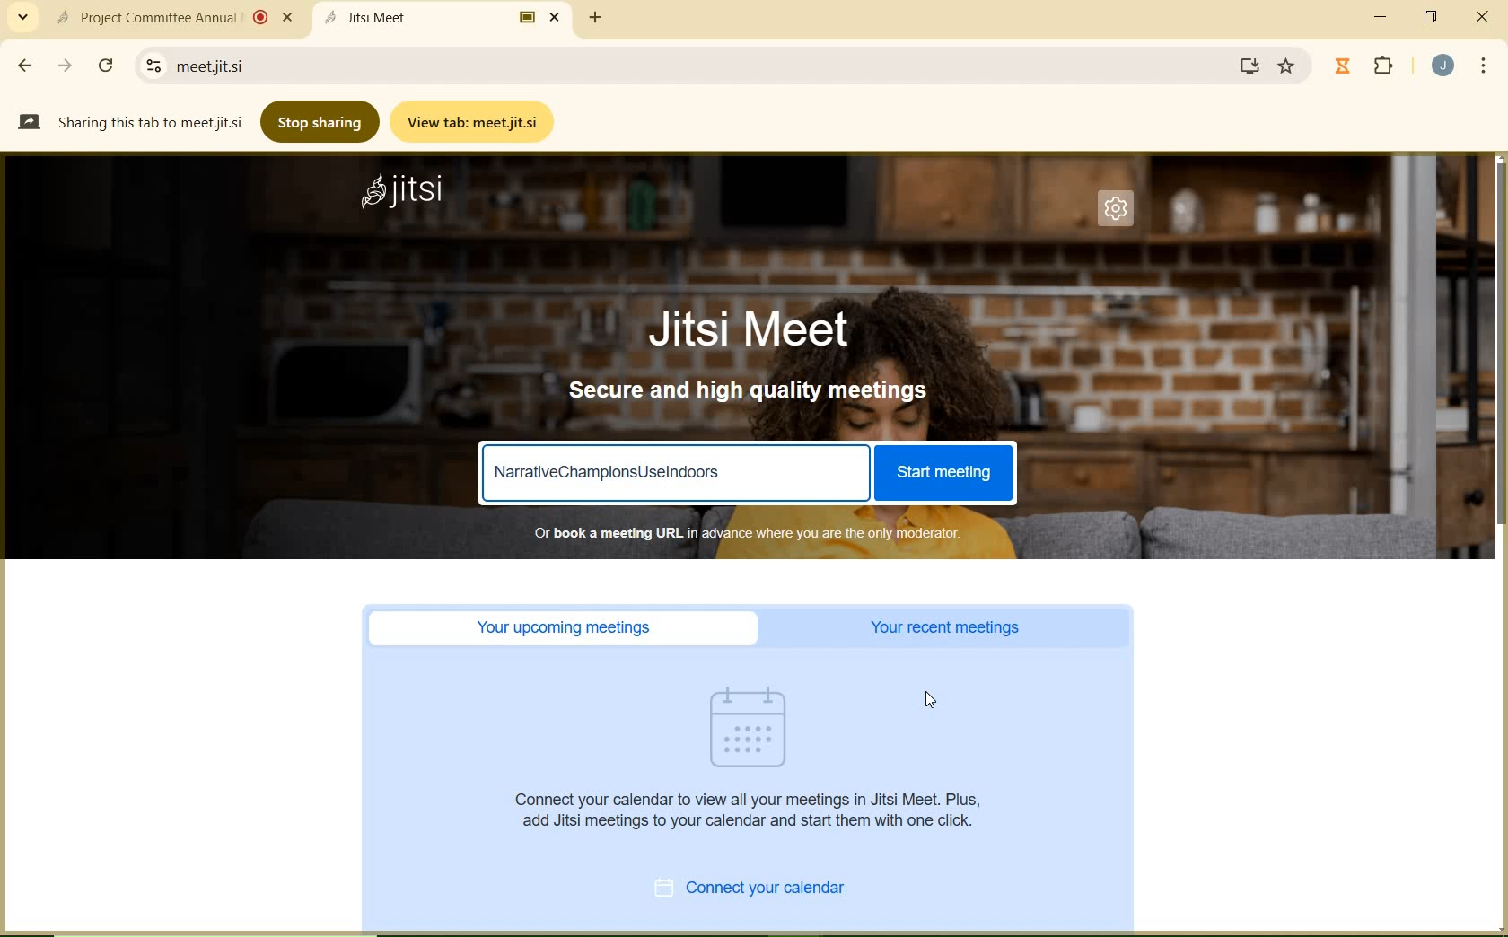  What do you see at coordinates (106, 65) in the screenshot?
I see `reload` at bounding box center [106, 65].